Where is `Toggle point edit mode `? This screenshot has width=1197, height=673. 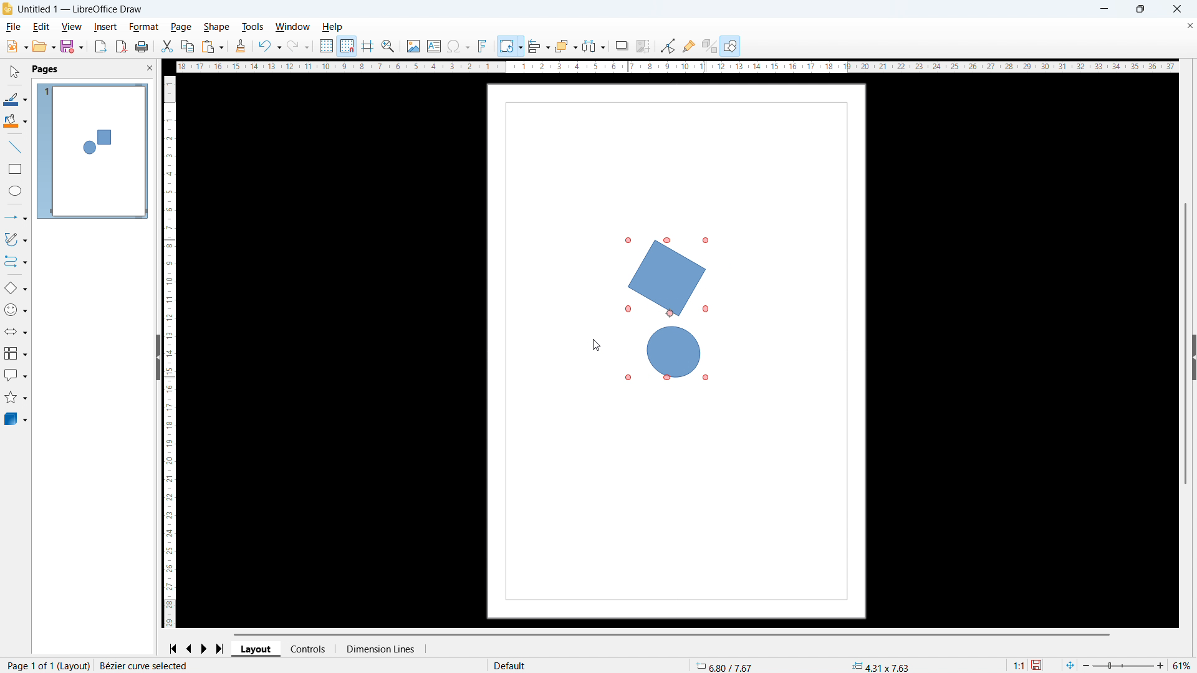 Toggle point edit mode  is located at coordinates (667, 45).